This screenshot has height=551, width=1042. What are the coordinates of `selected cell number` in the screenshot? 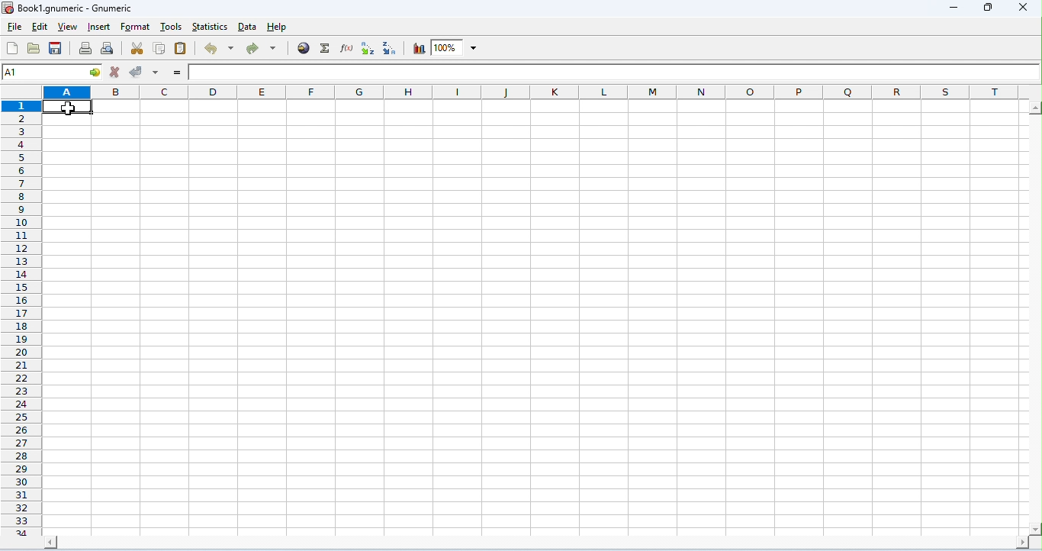 It's located at (43, 72).